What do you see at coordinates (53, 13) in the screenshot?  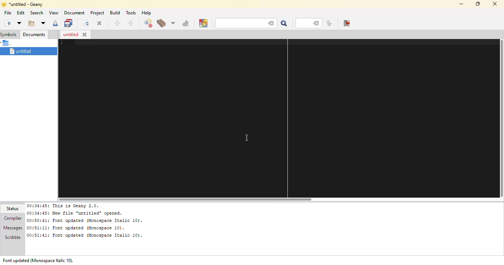 I see `view` at bounding box center [53, 13].